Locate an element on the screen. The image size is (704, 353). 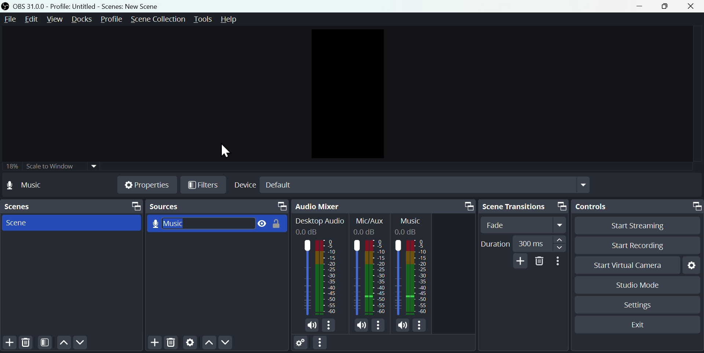
Scene collection is located at coordinates (159, 19).